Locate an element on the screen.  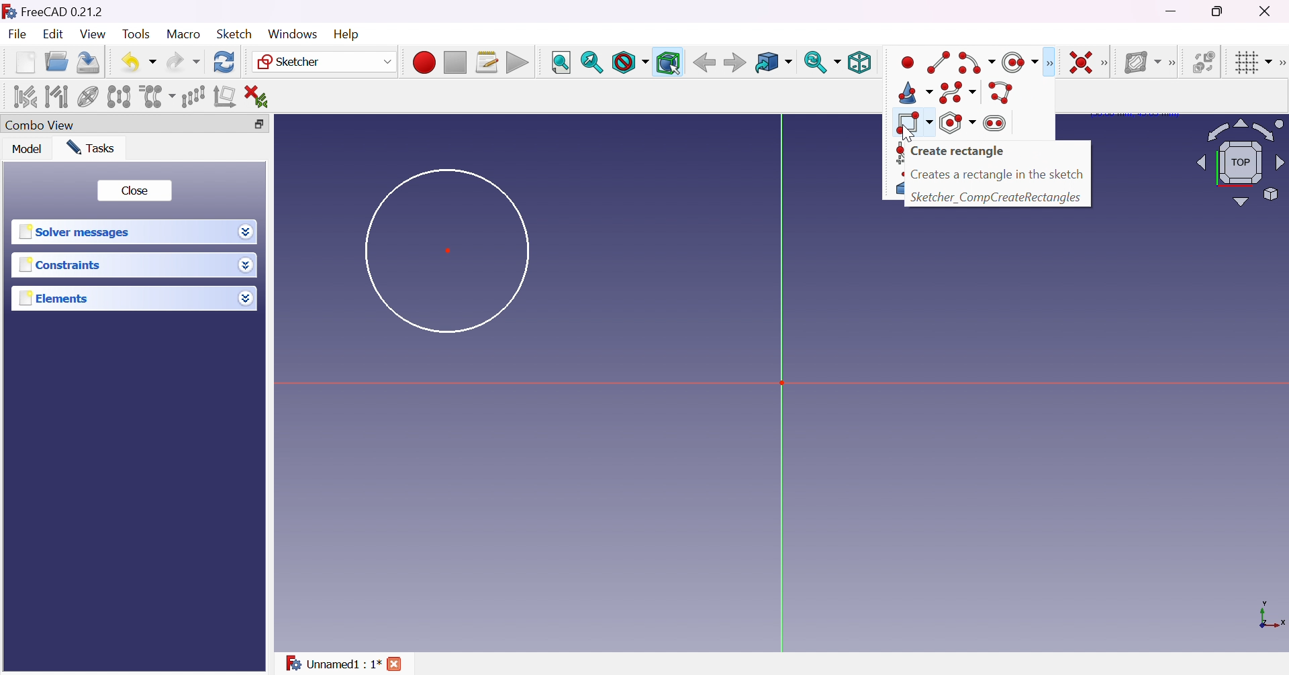
Fit all is located at coordinates (561, 63).